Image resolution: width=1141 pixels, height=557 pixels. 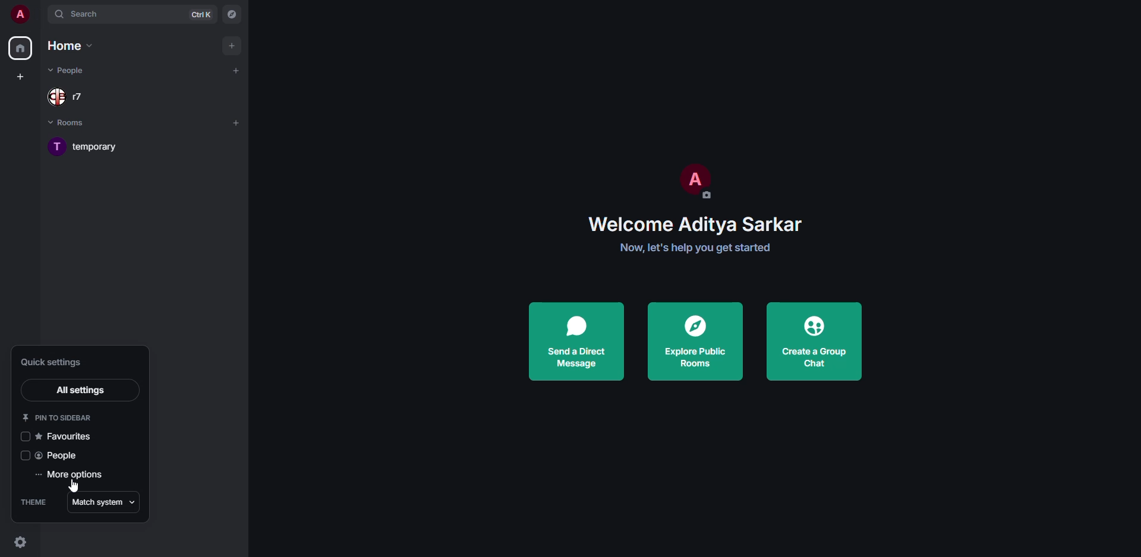 I want to click on navigator, so click(x=233, y=14).